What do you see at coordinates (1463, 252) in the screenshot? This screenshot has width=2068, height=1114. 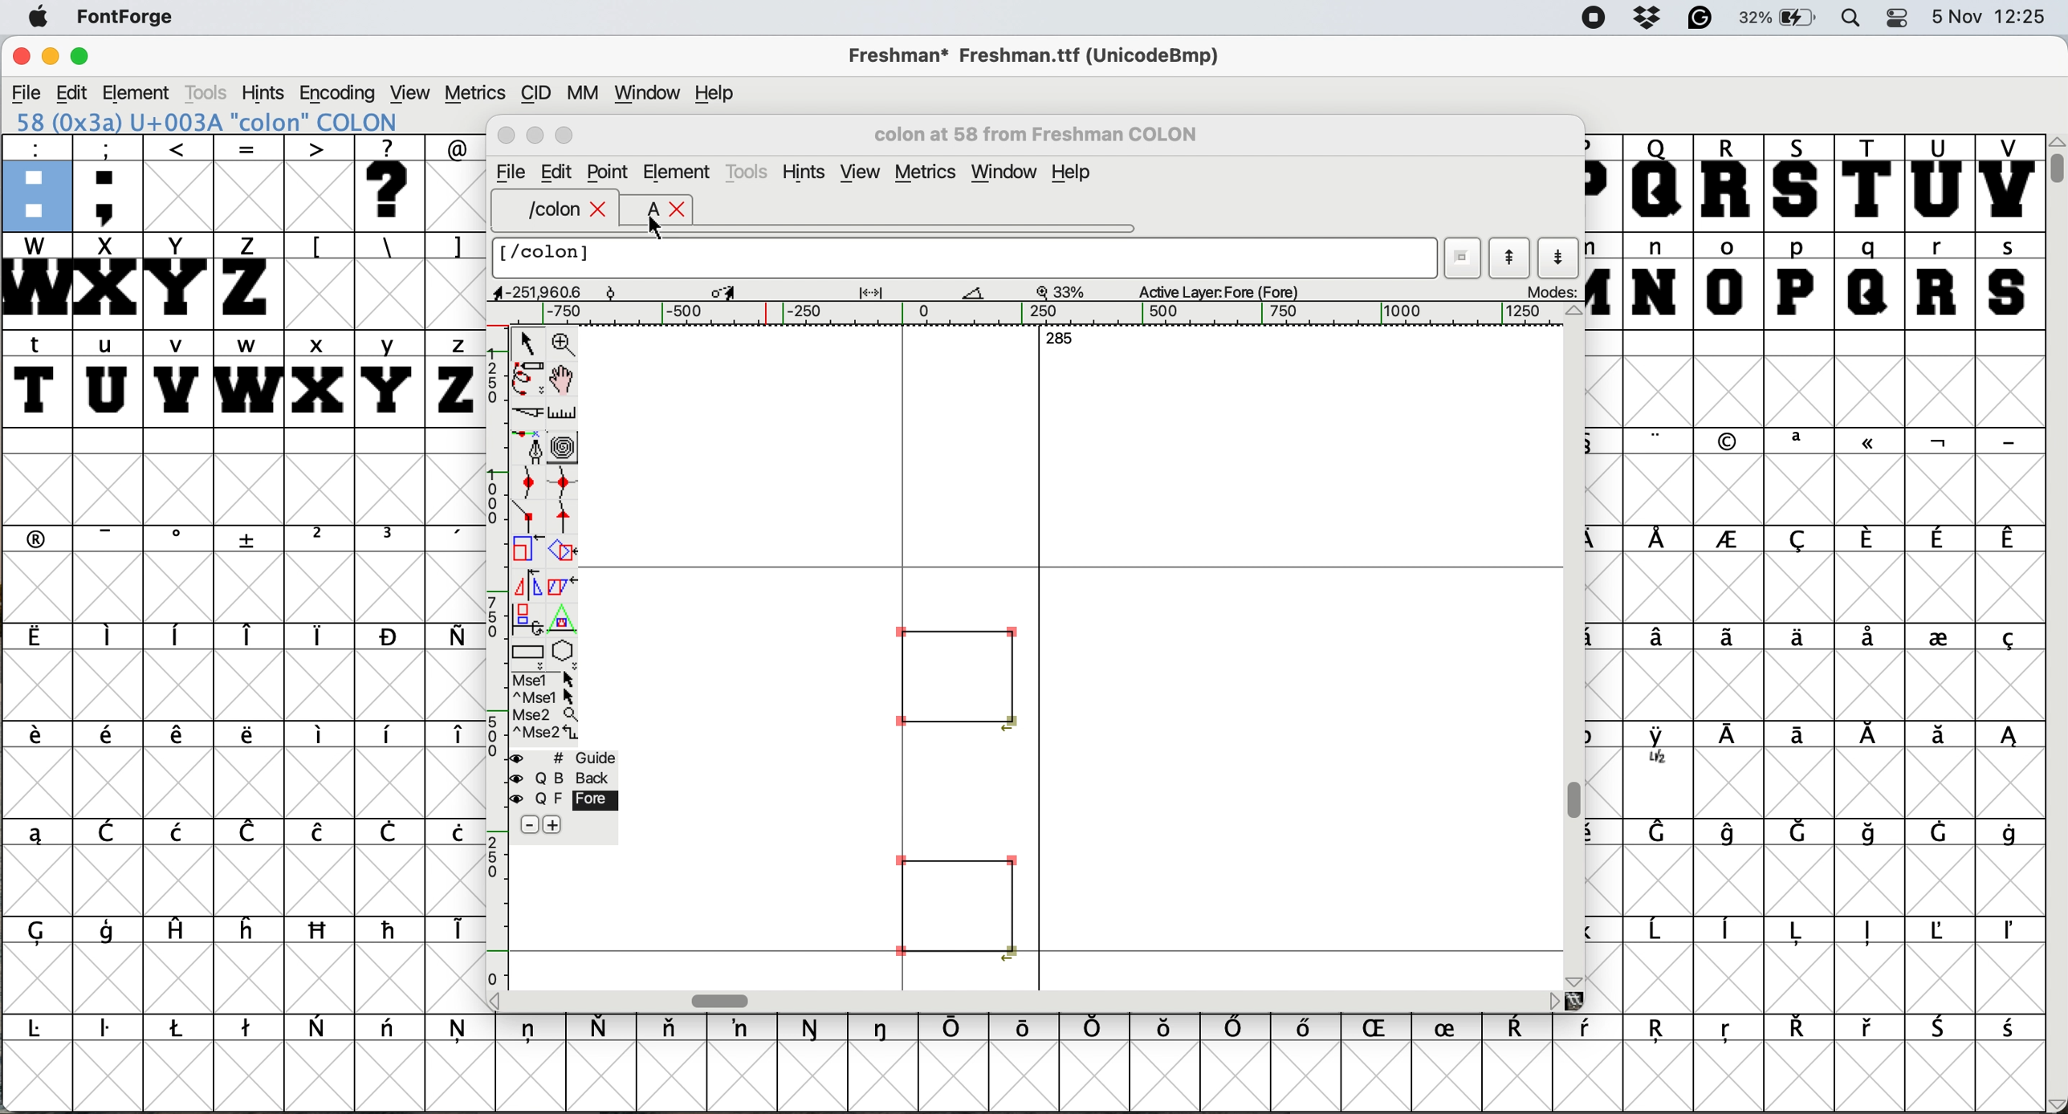 I see `current word list` at bounding box center [1463, 252].